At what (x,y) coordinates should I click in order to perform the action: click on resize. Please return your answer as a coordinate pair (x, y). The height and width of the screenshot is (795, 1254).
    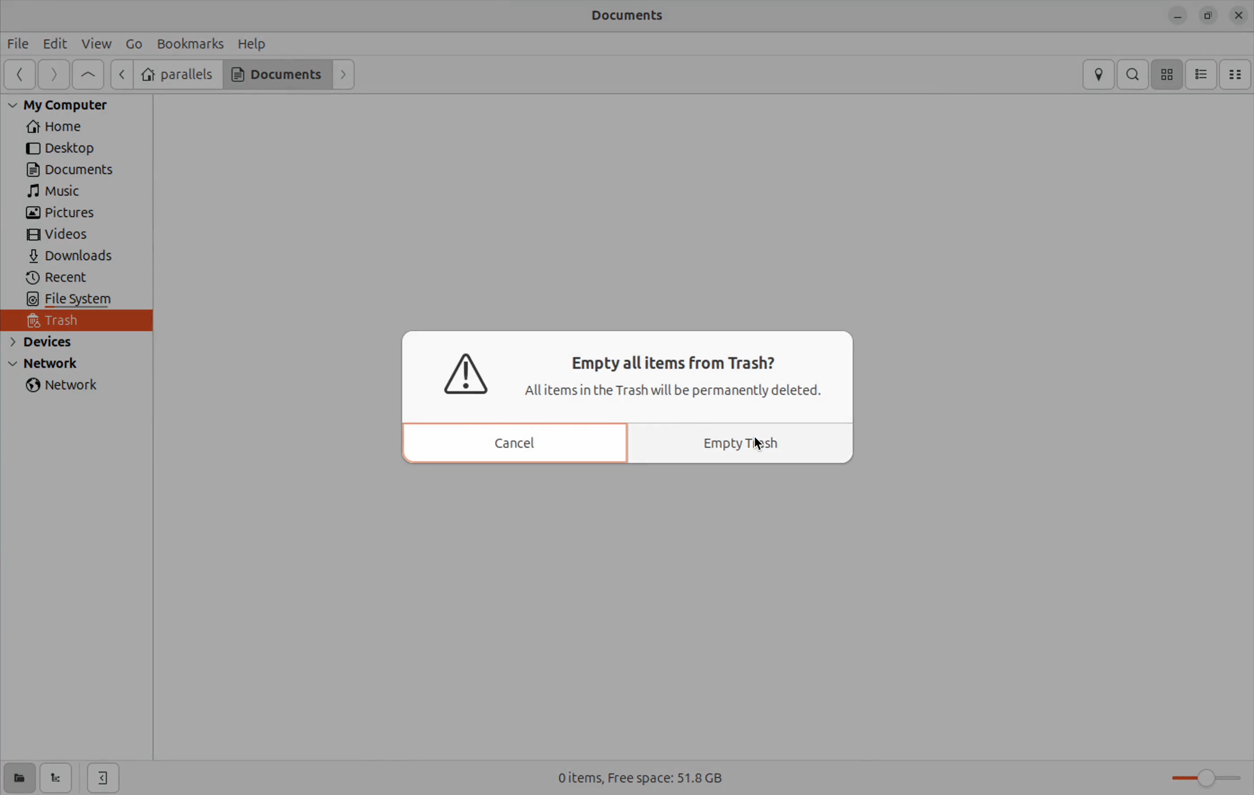
    Looking at the image, I should click on (1208, 15).